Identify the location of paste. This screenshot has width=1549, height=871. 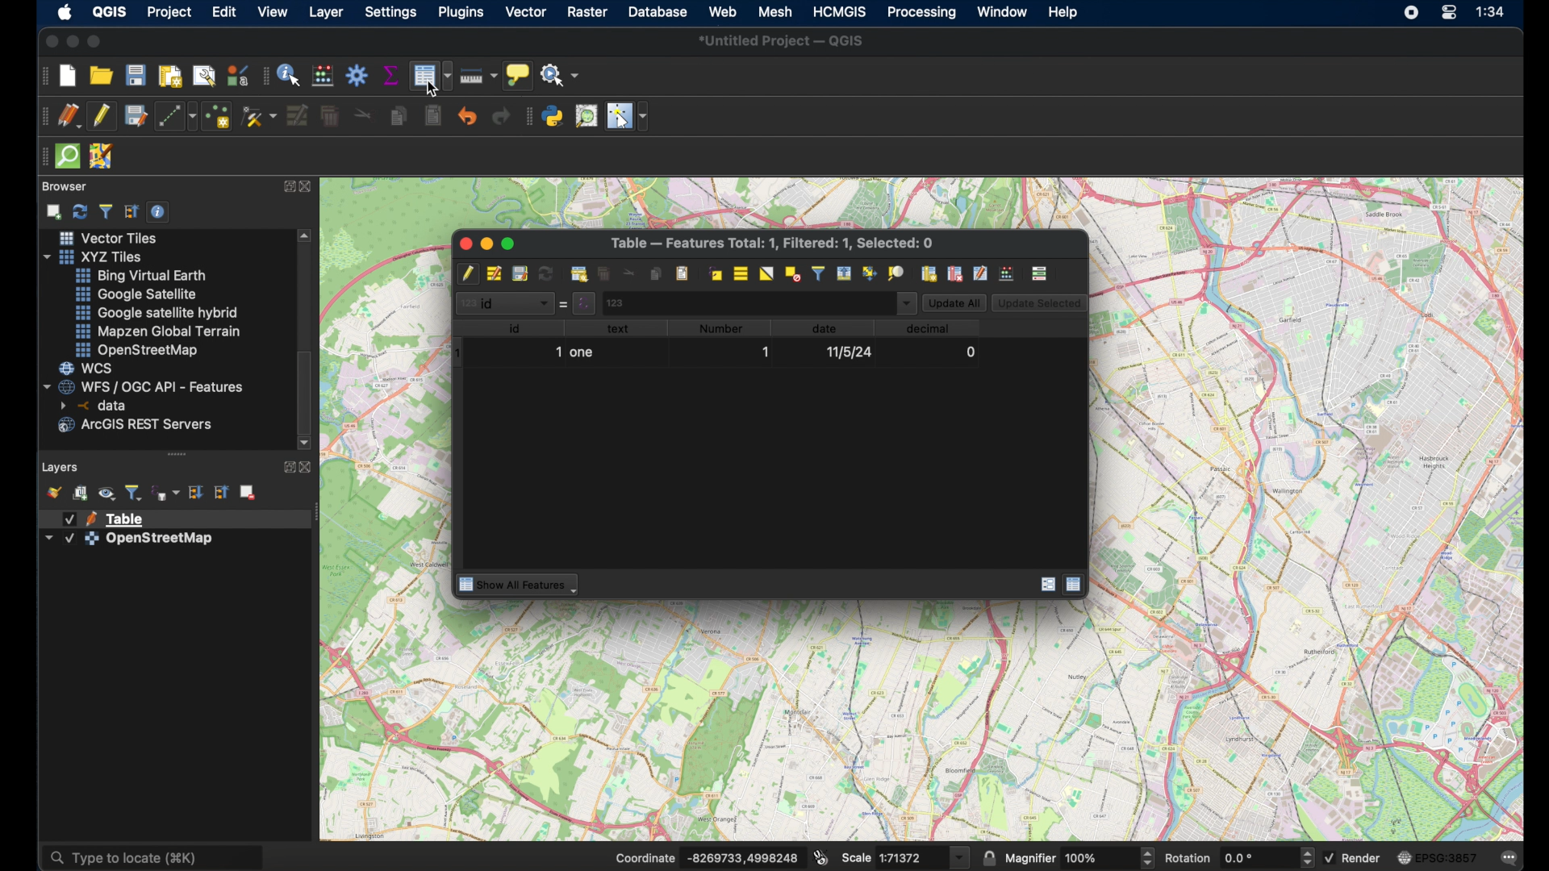
(432, 119).